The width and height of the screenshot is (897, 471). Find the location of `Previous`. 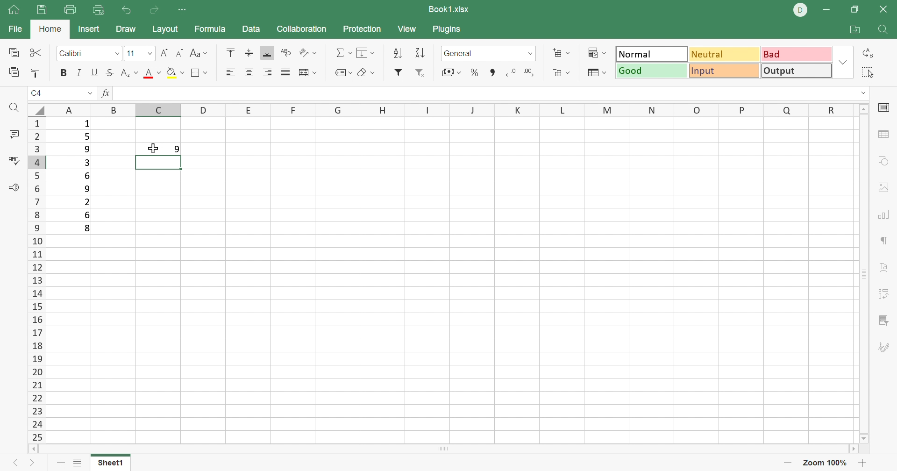

Previous is located at coordinates (16, 464).